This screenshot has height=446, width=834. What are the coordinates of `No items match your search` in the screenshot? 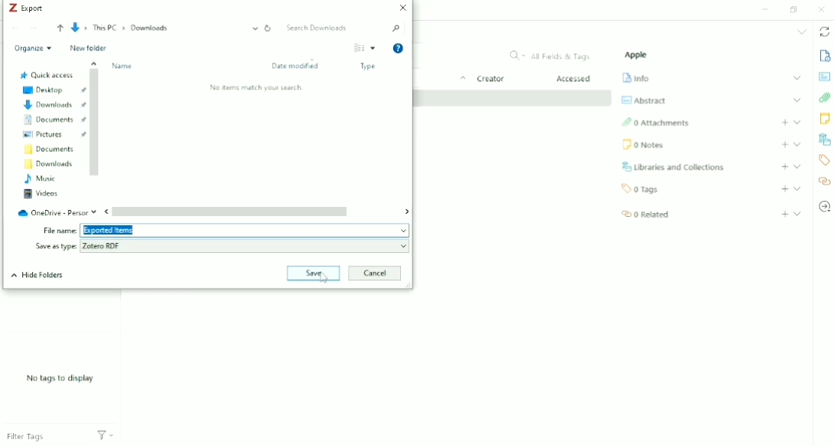 It's located at (256, 88).